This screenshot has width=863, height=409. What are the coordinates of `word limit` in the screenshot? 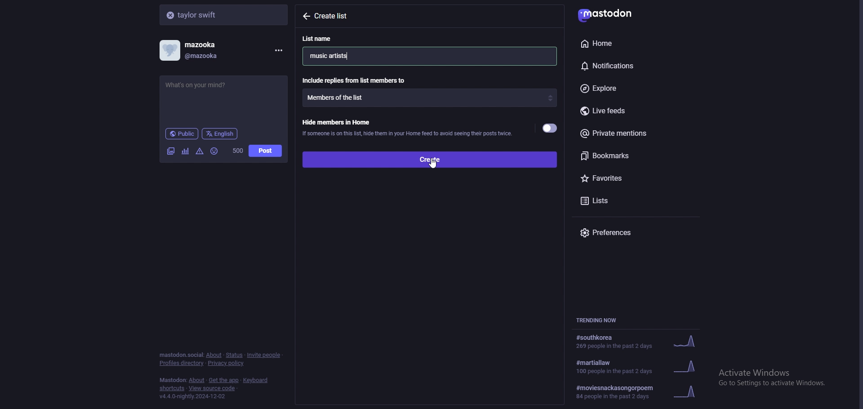 It's located at (237, 151).